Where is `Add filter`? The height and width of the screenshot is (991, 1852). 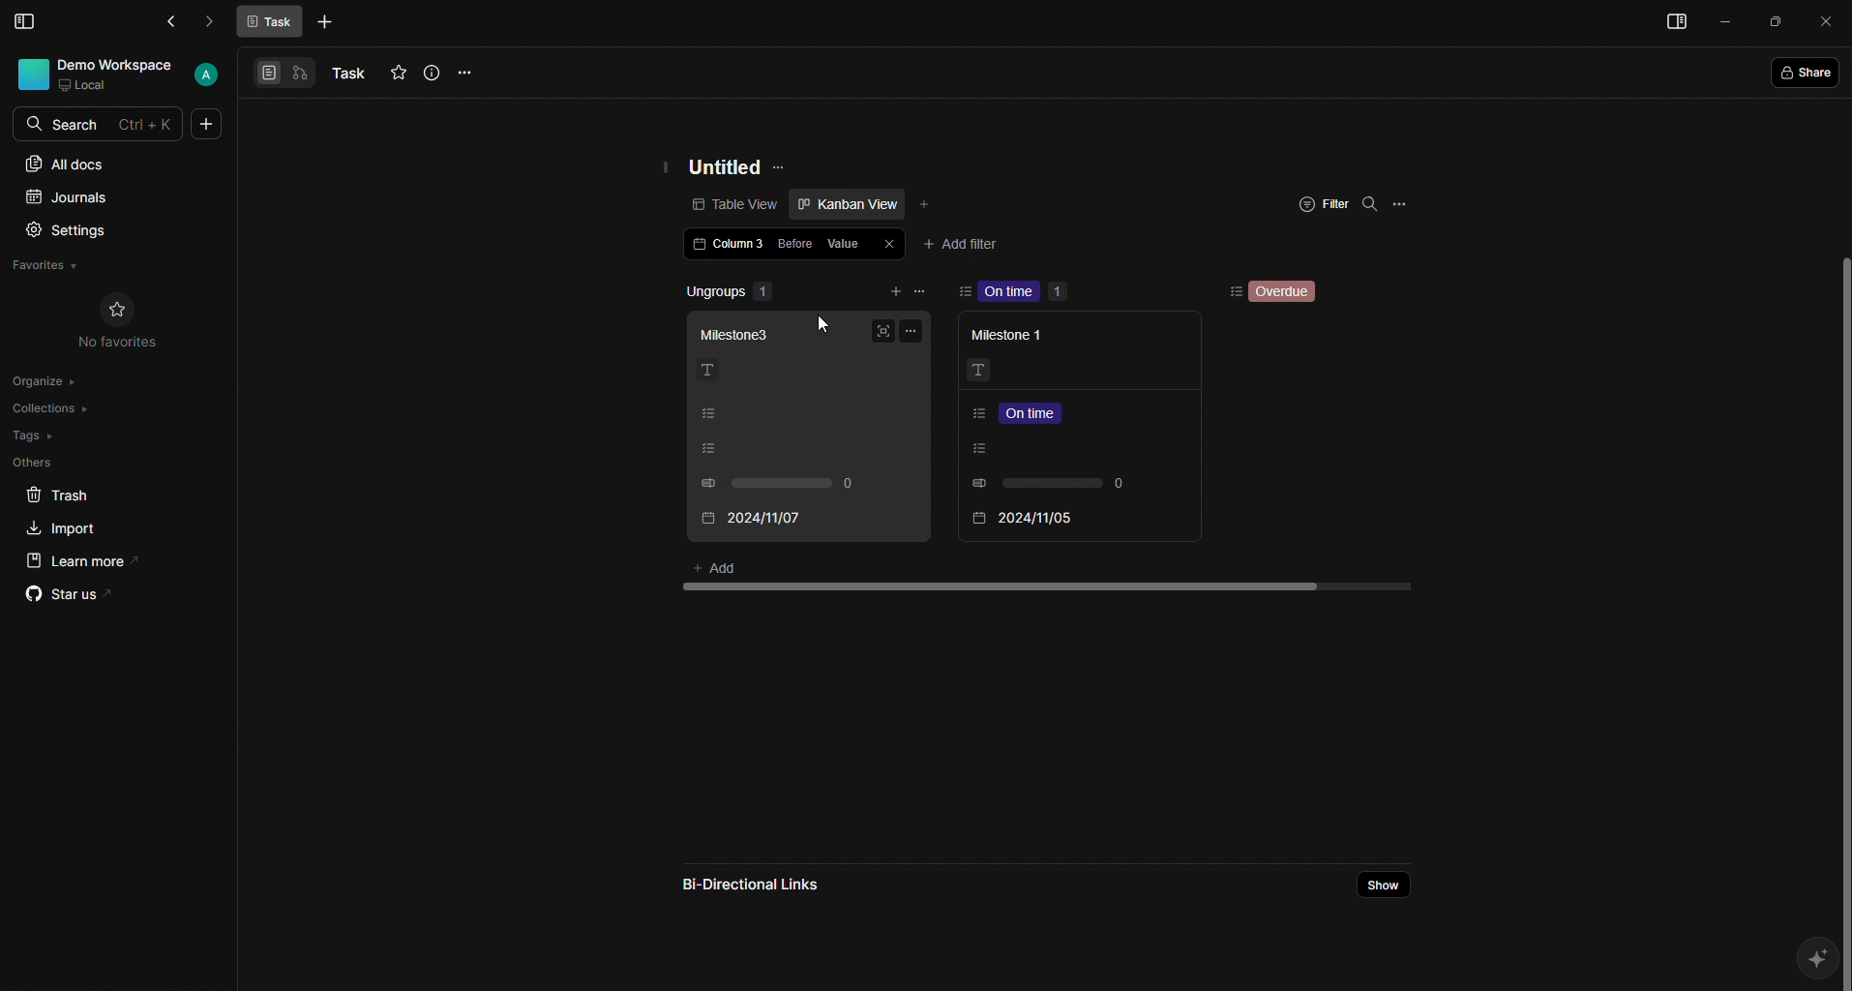 Add filter is located at coordinates (961, 241).